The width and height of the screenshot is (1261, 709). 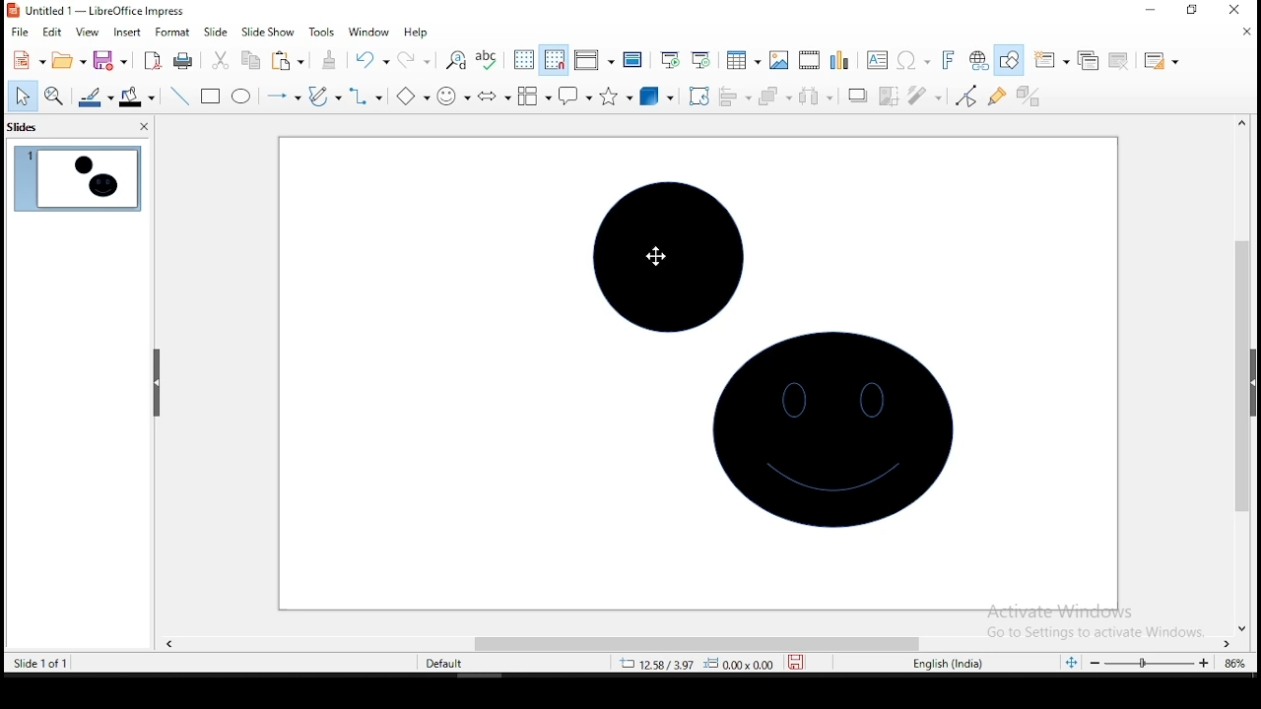 I want to click on Shadow, so click(x=856, y=96).